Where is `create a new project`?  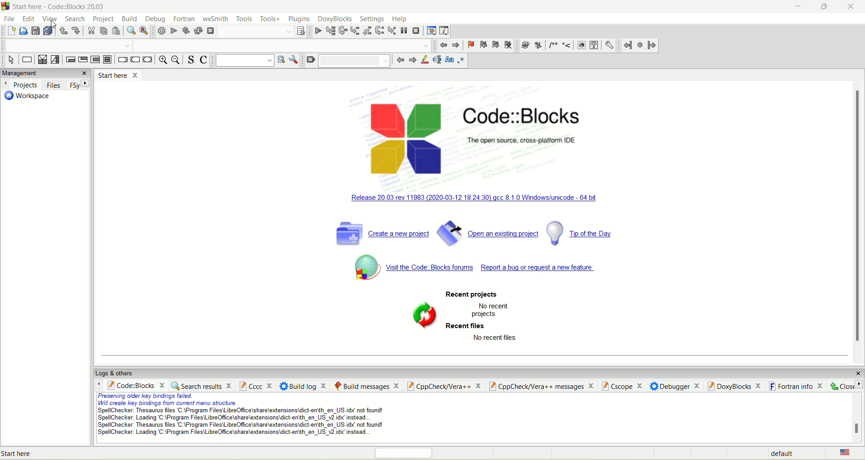
create a new project is located at coordinates (380, 233).